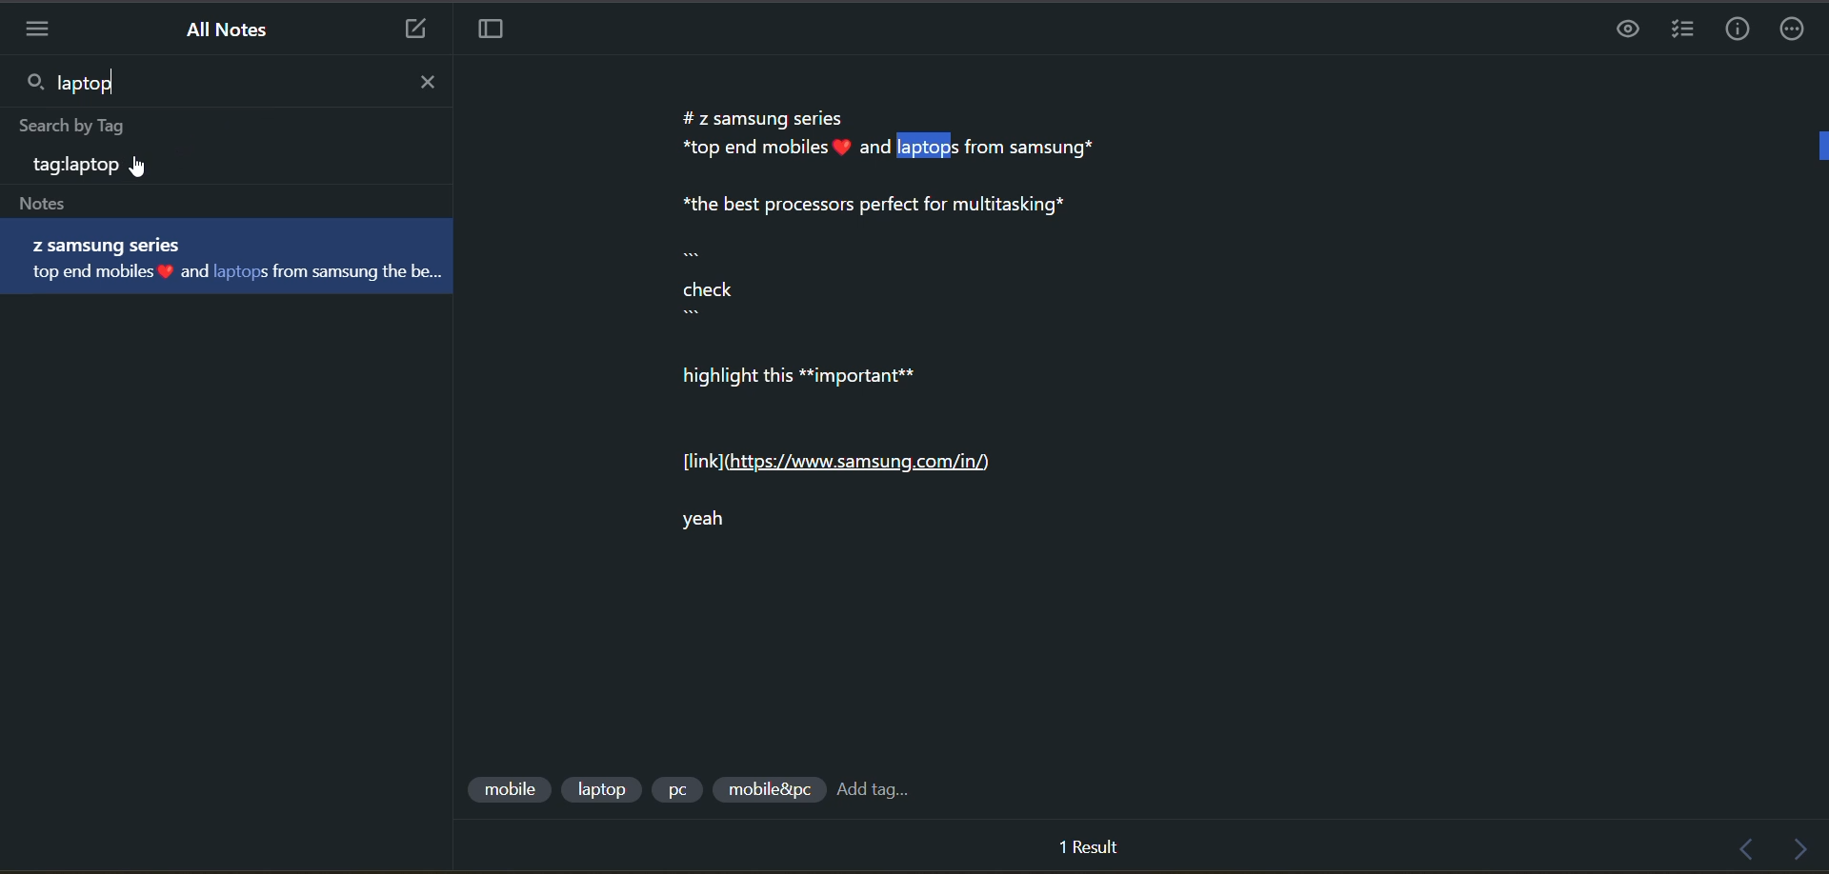 The image size is (1829, 874). What do you see at coordinates (716, 525) in the screenshot?
I see `yeah` at bounding box center [716, 525].